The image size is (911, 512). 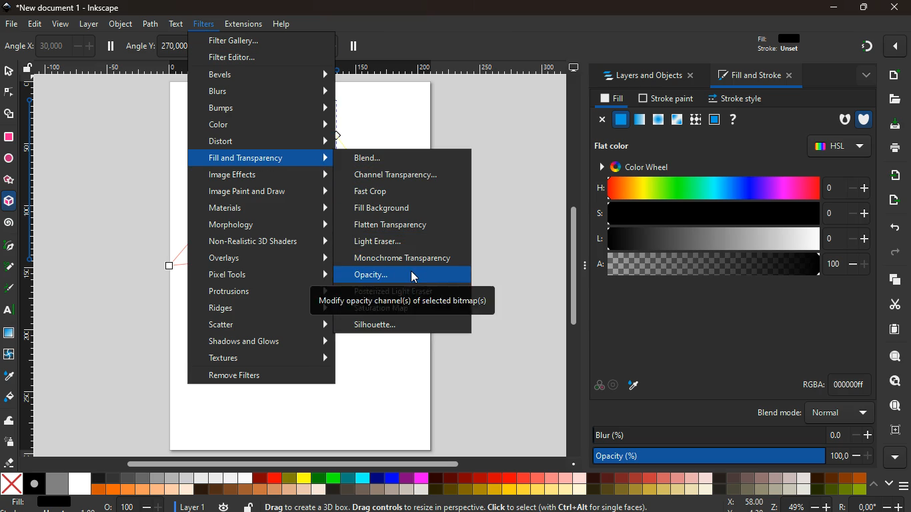 I want to click on file, so click(x=895, y=99).